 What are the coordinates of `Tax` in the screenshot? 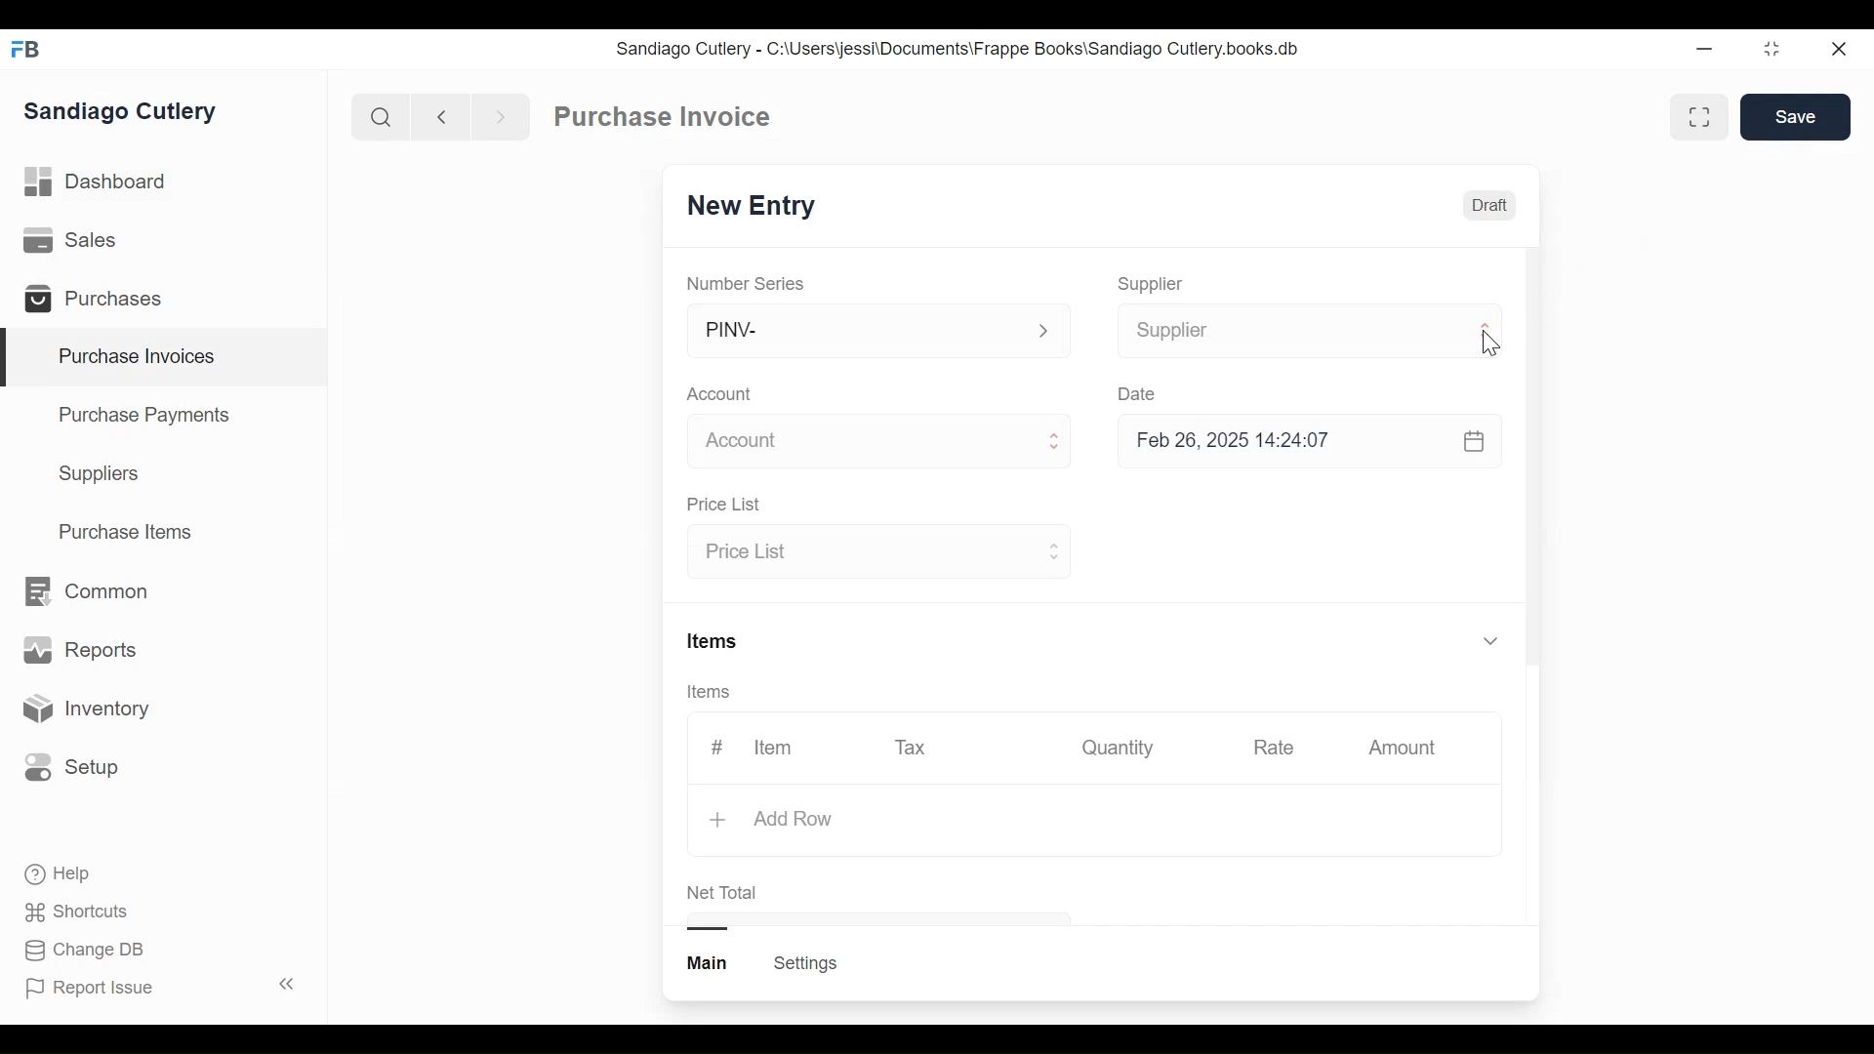 It's located at (914, 746).